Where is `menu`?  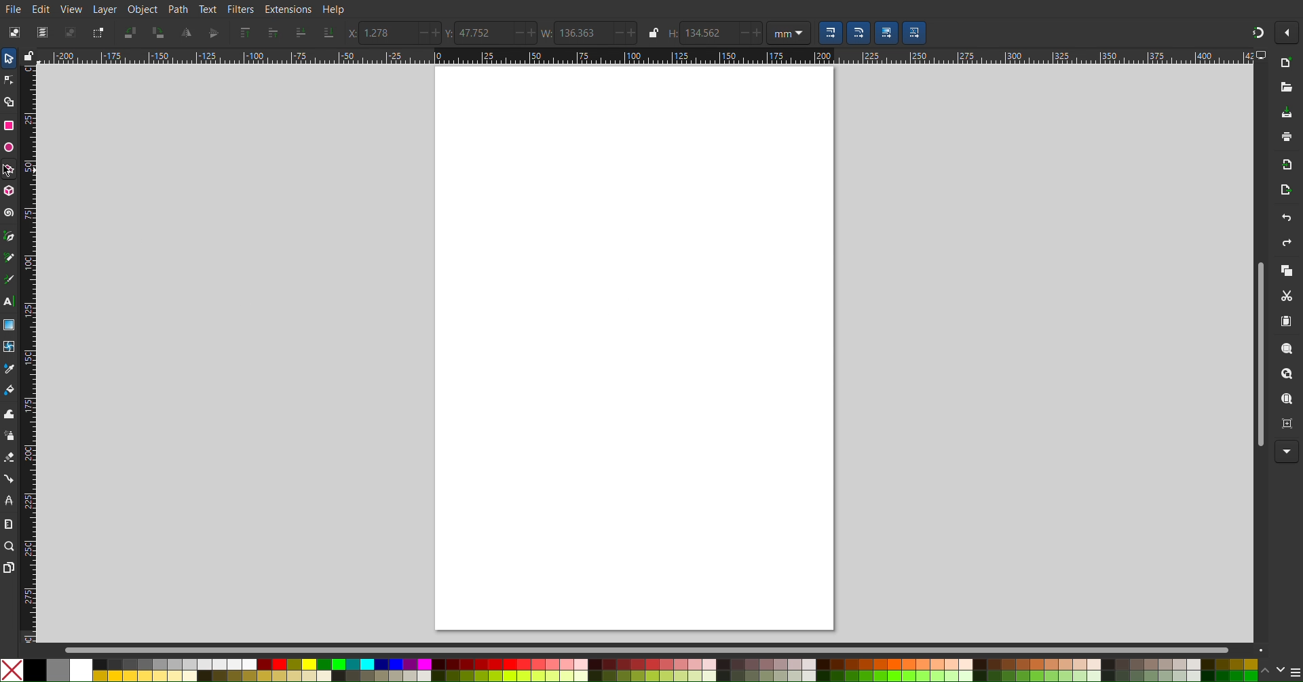
menu is located at coordinates (1295, 672).